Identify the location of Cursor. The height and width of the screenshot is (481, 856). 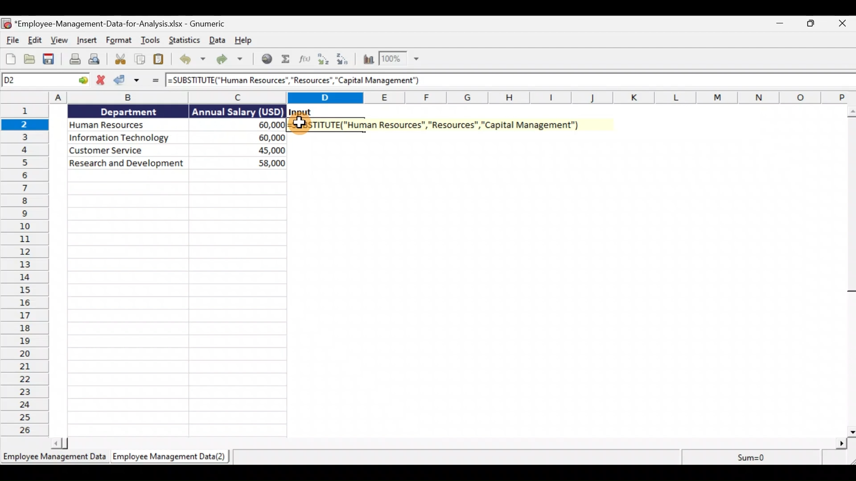
(299, 124).